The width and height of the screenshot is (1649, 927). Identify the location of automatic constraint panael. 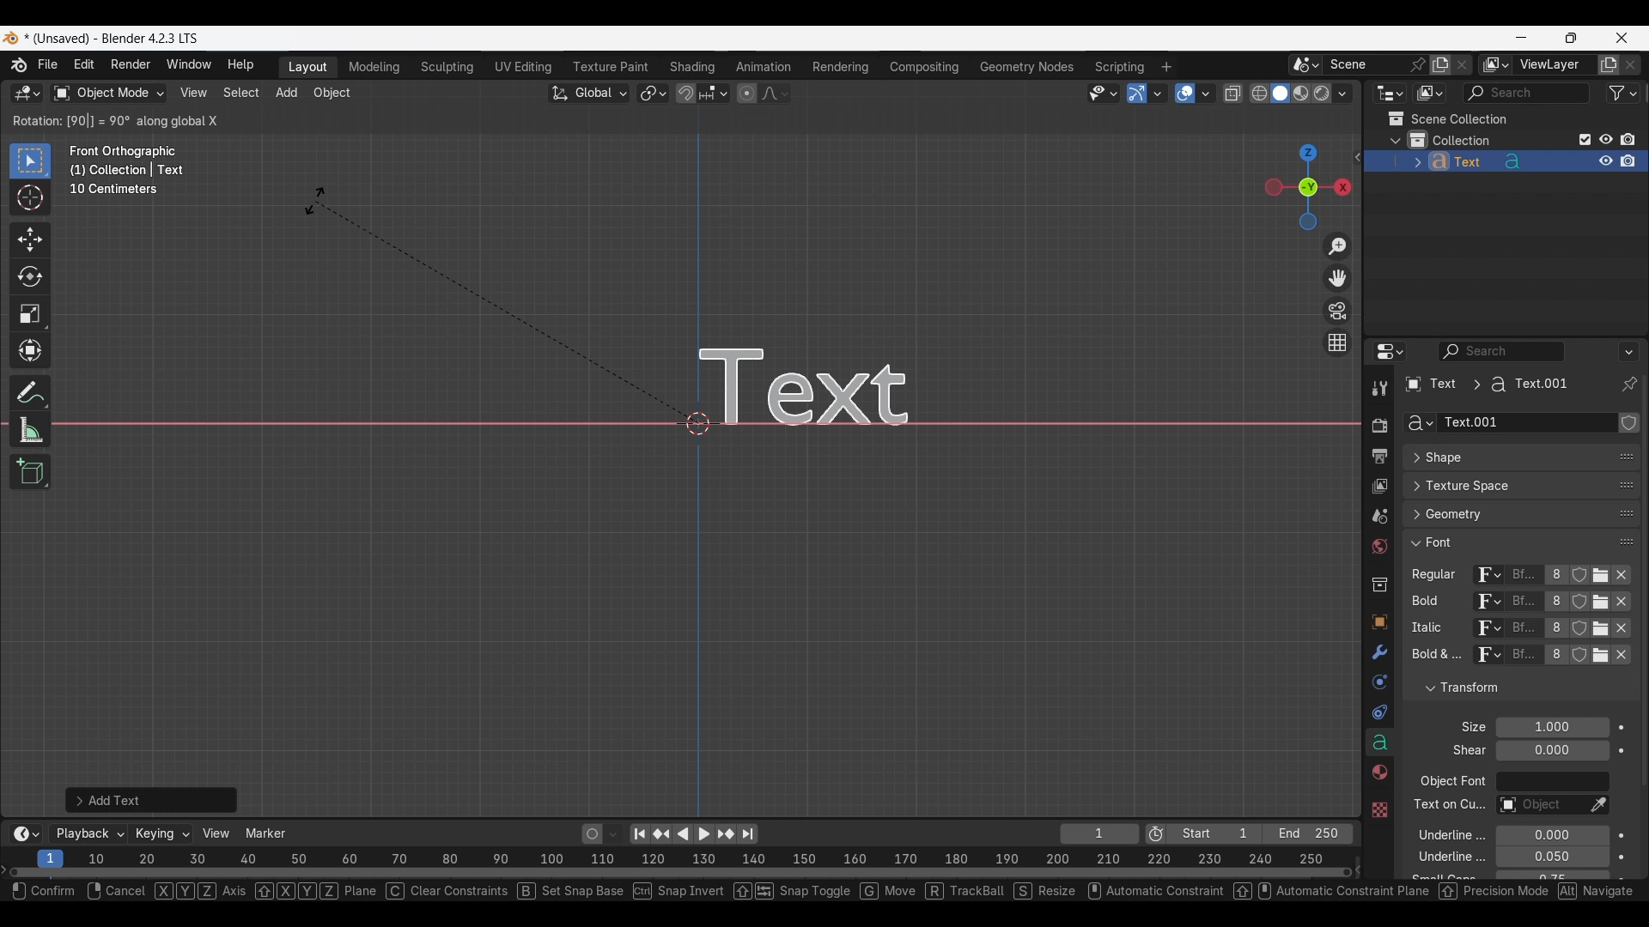
(1334, 892).